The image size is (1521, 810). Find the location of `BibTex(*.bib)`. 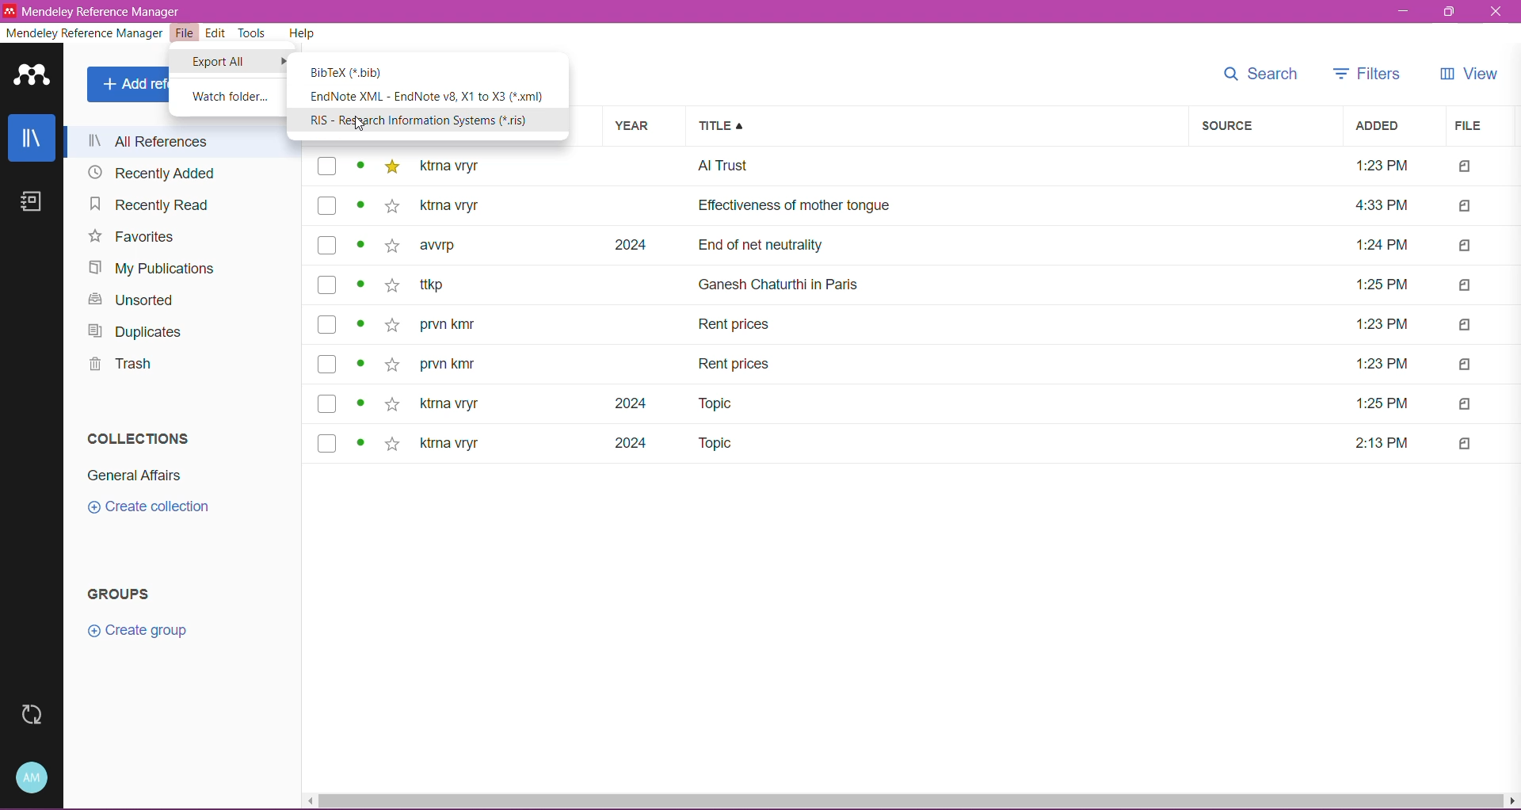

BibTex(*.bib) is located at coordinates (348, 73).